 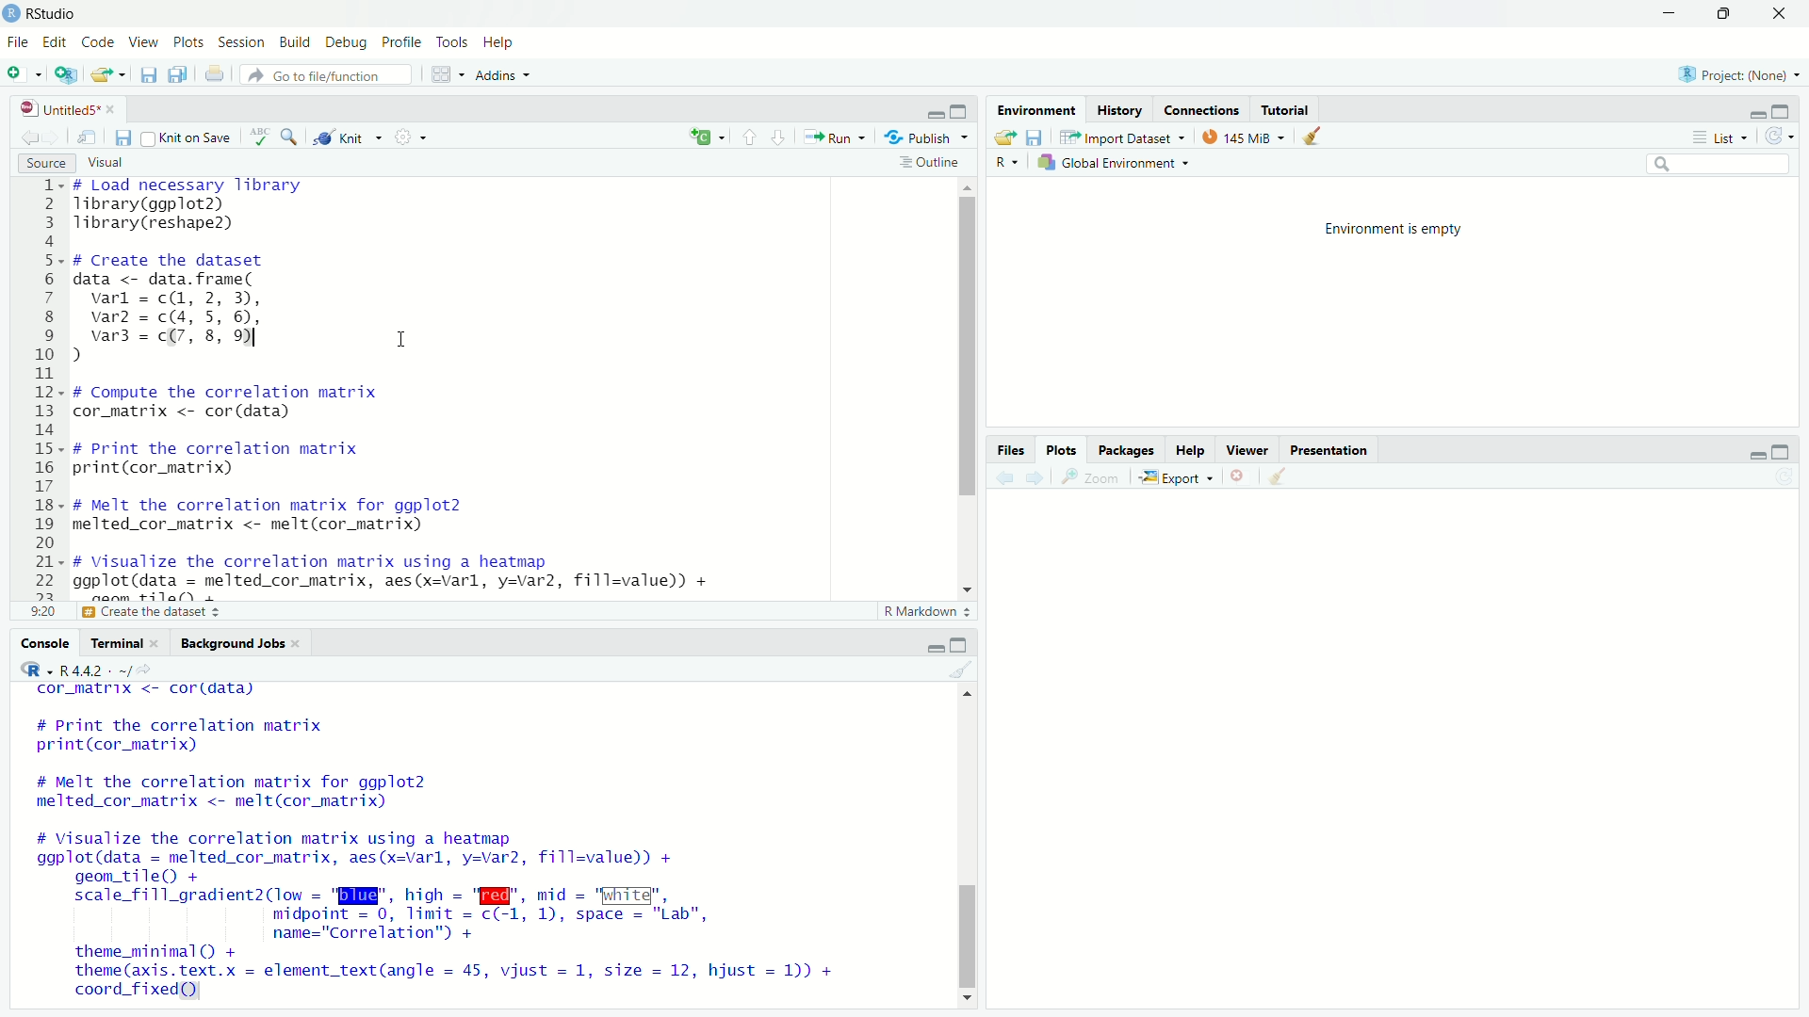 I want to click on vertical scrollbar, so click(x=969, y=939).